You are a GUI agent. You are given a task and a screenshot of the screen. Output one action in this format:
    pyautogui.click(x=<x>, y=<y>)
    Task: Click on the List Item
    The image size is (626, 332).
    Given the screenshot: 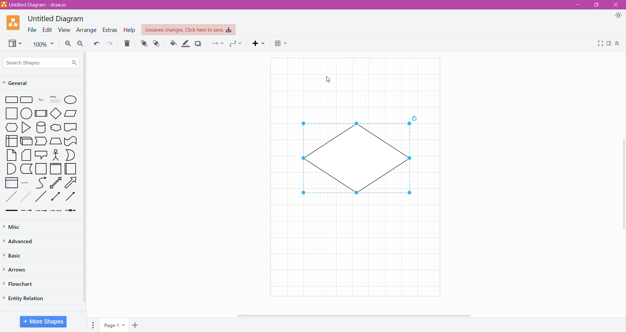 What is the action you would take?
    pyautogui.click(x=25, y=183)
    